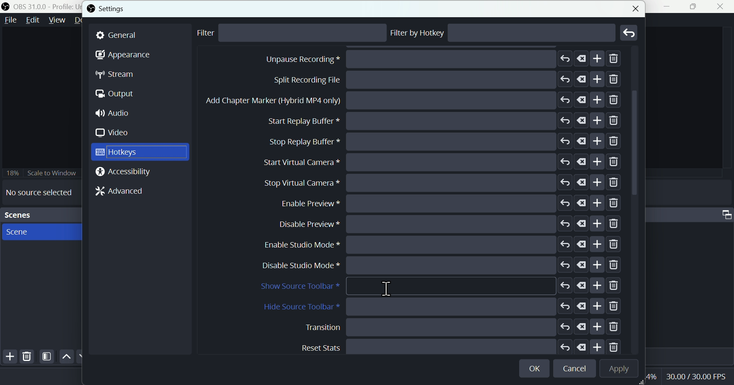  Describe the element at coordinates (121, 74) in the screenshot. I see `Stream` at that location.